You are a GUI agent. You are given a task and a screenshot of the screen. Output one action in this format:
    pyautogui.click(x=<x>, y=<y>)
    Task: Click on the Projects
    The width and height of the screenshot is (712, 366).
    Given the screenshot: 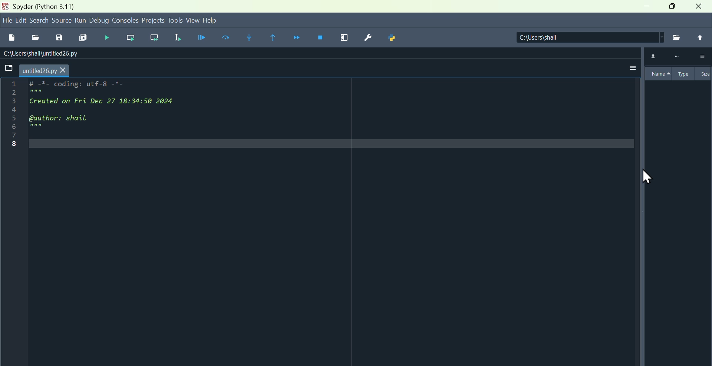 What is the action you would take?
    pyautogui.click(x=154, y=20)
    